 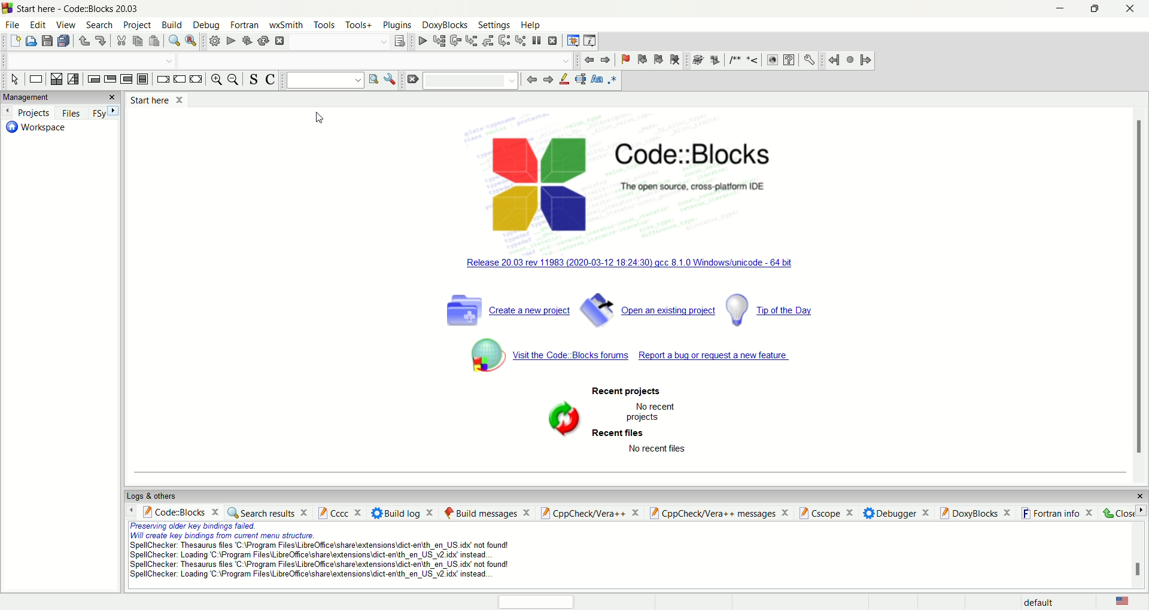 I want to click on instruction, so click(x=35, y=81).